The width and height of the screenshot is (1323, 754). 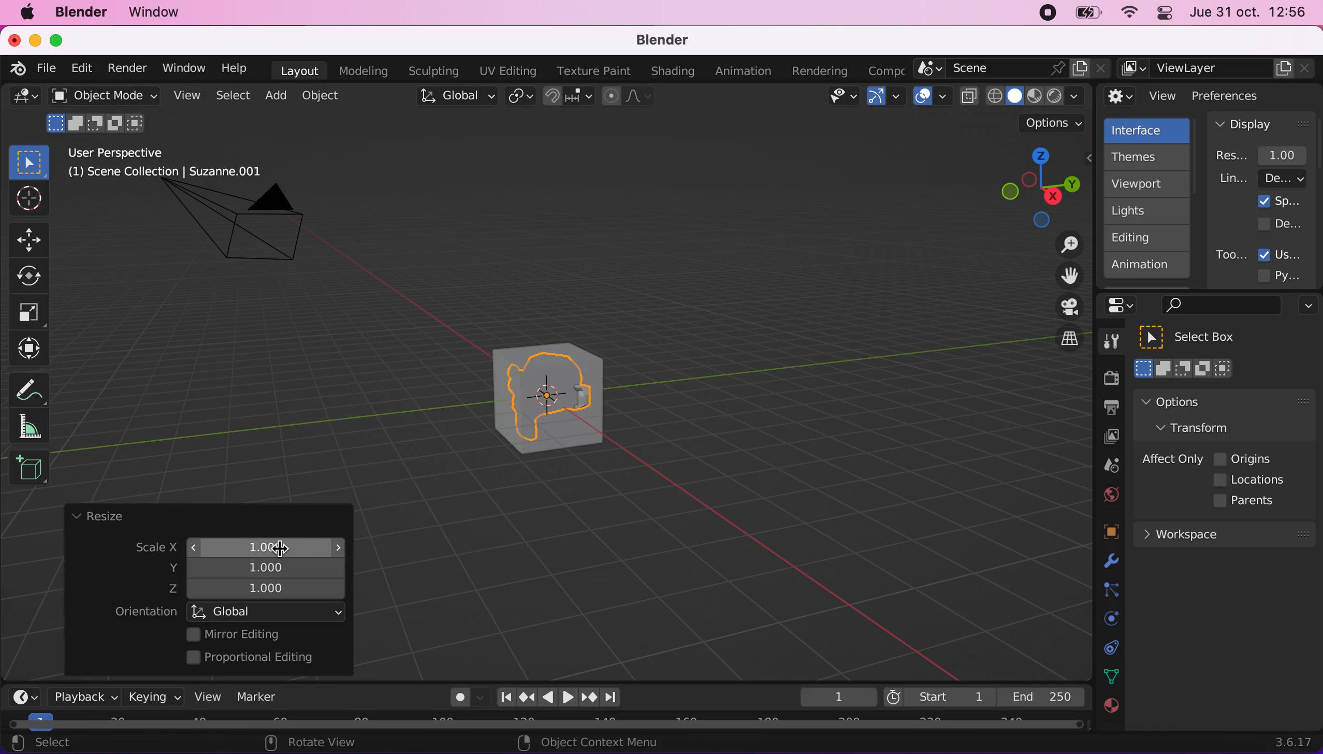 I want to click on blender, so click(x=656, y=41).